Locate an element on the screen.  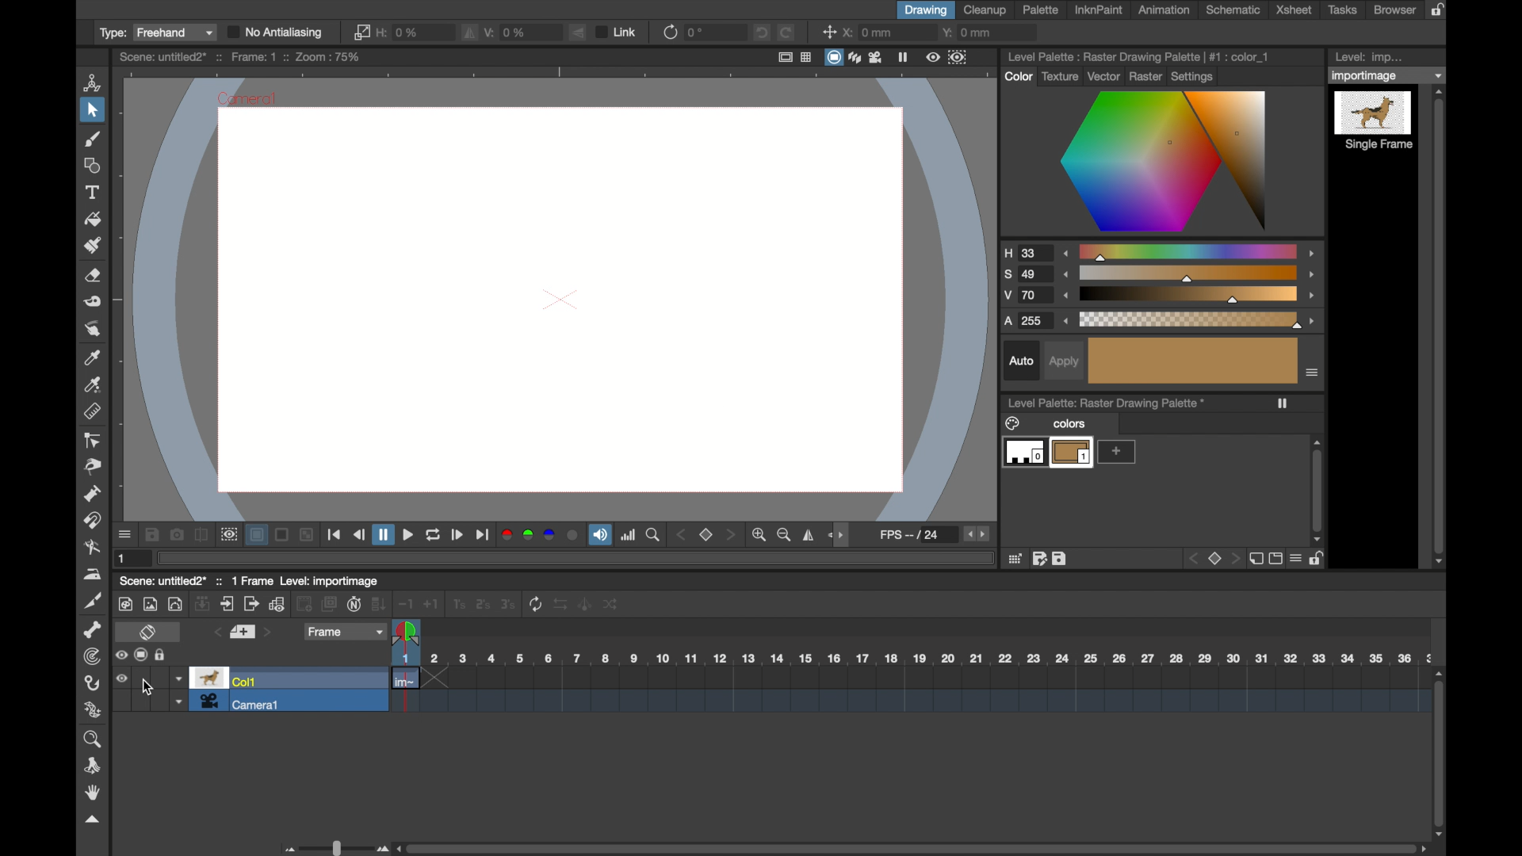
col1 is located at coordinates (227, 679).